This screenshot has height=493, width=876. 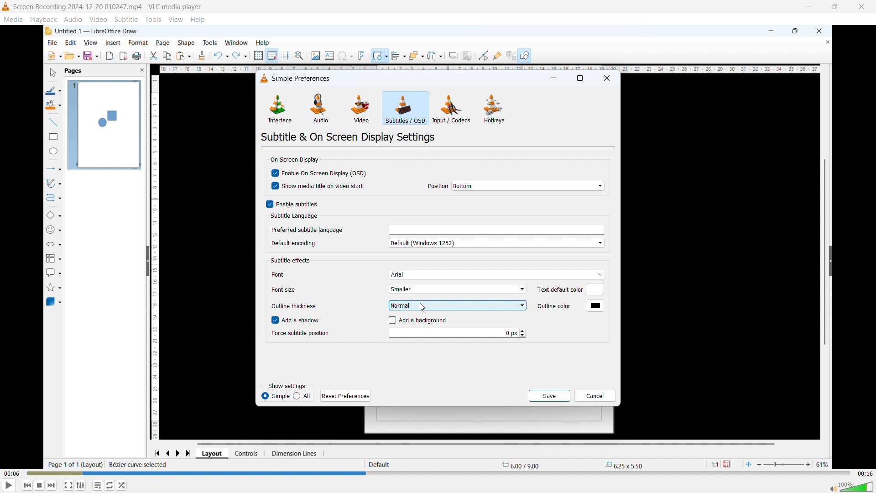 What do you see at coordinates (294, 244) in the screenshot?
I see `Default encoding` at bounding box center [294, 244].